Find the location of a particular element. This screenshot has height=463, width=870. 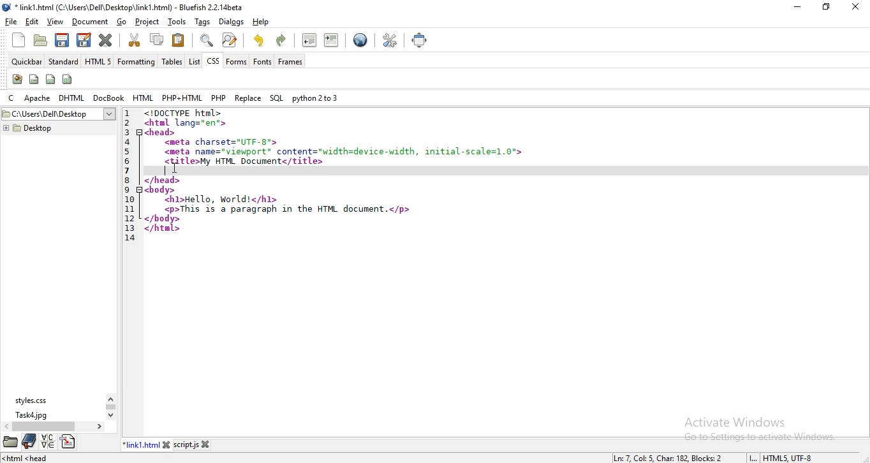

9 is located at coordinates (127, 190).